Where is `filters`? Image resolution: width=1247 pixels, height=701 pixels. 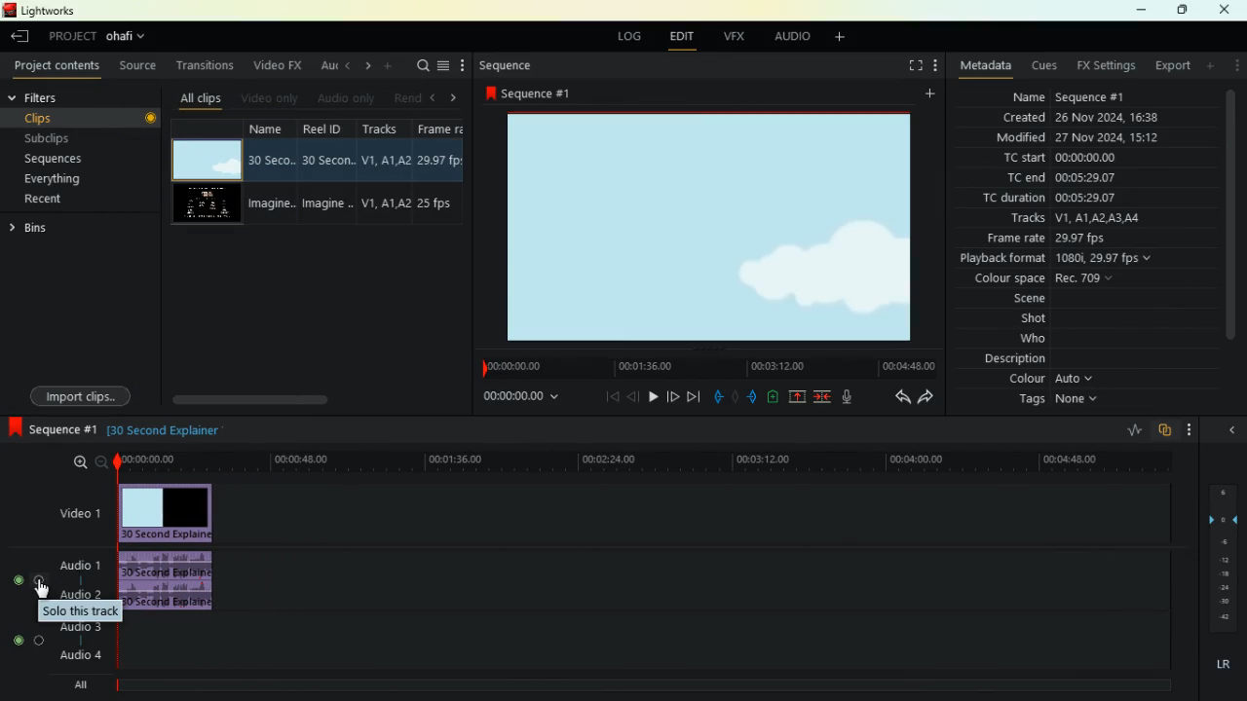
filters is located at coordinates (54, 95).